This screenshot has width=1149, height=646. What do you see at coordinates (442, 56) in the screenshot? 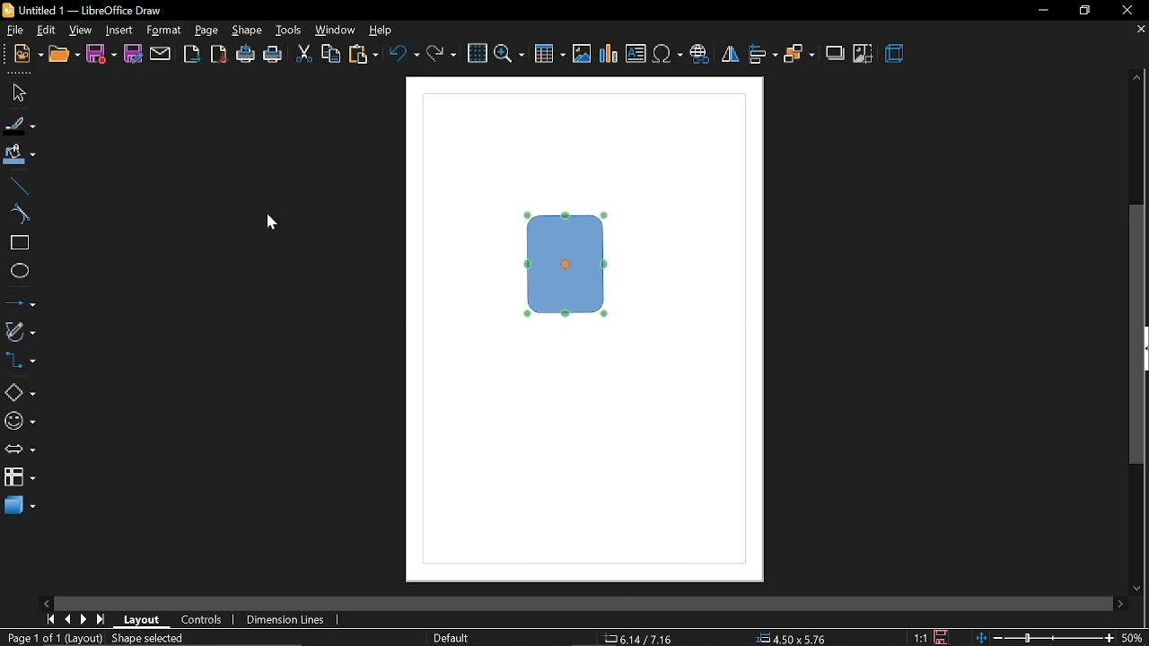
I see `redo` at bounding box center [442, 56].